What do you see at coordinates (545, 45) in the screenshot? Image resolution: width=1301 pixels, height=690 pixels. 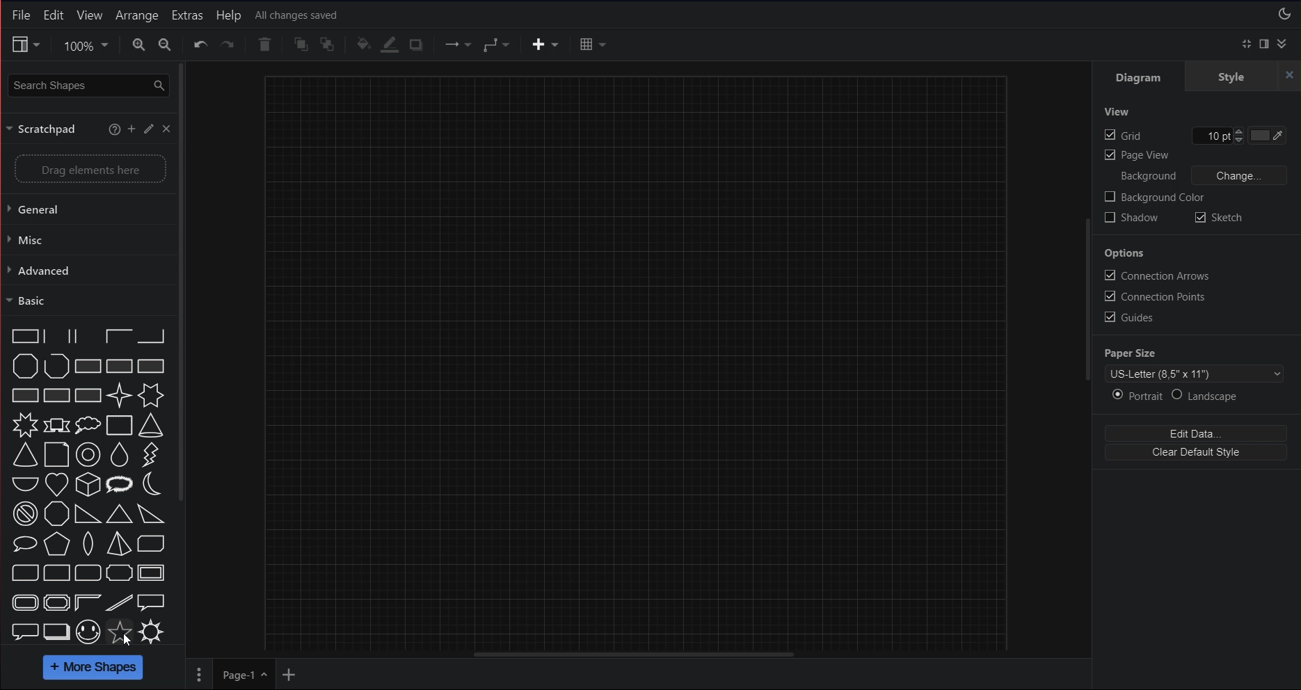 I see `Insert` at bounding box center [545, 45].